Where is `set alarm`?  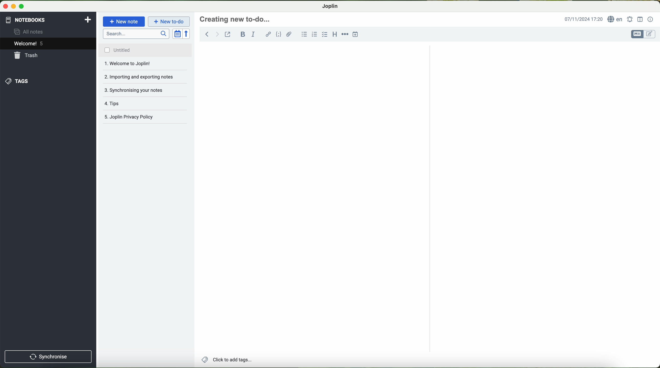 set alarm is located at coordinates (631, 19).